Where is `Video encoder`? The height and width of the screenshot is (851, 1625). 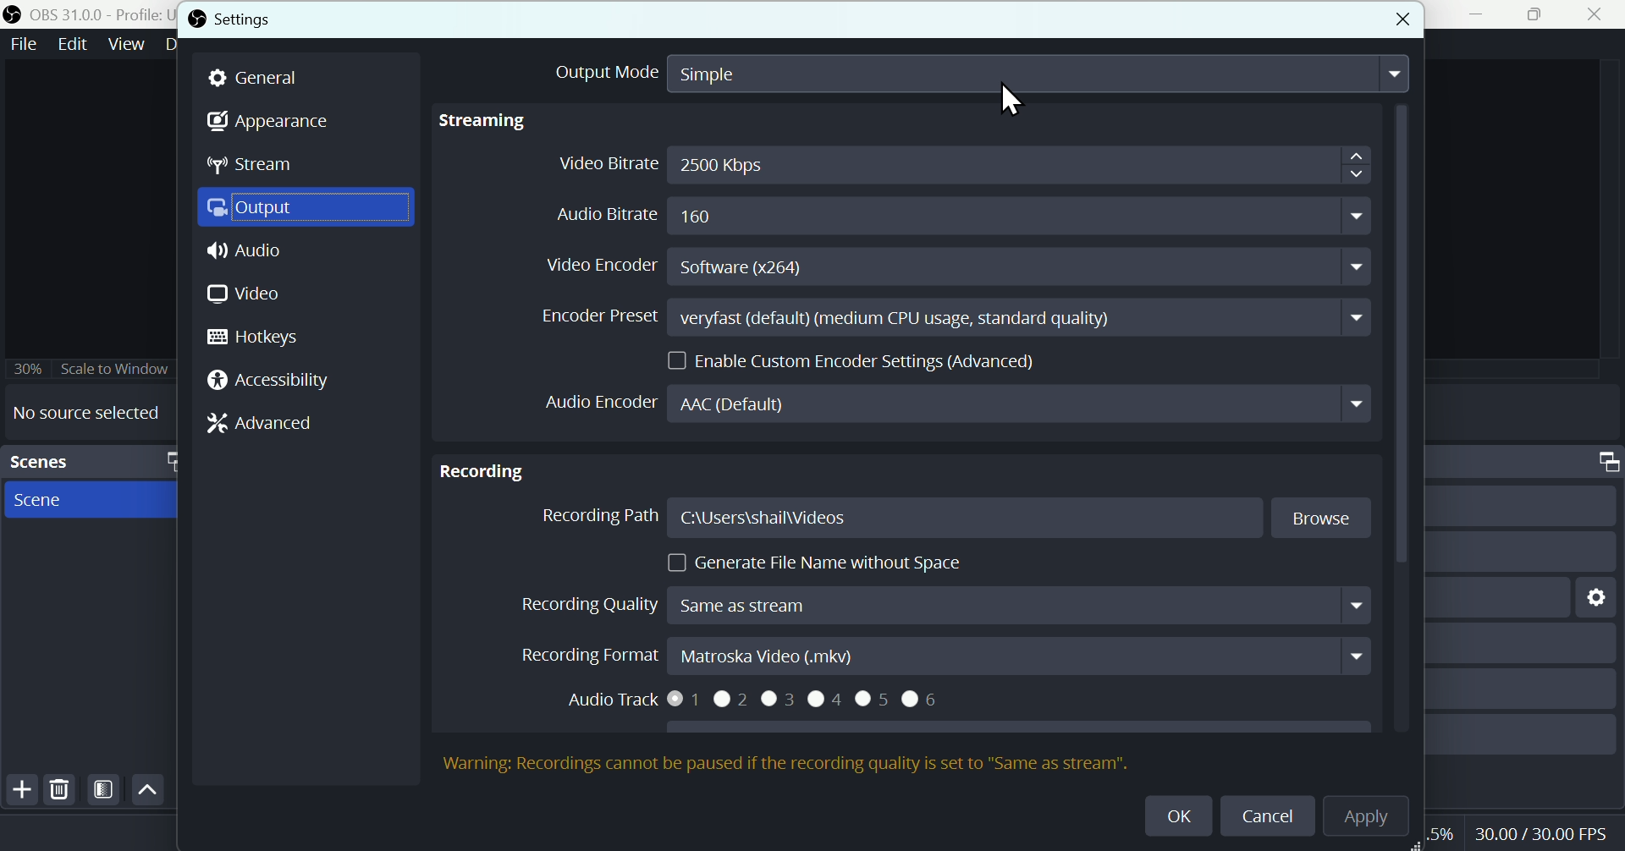
Video encoder is located at coordinates (952, 265).